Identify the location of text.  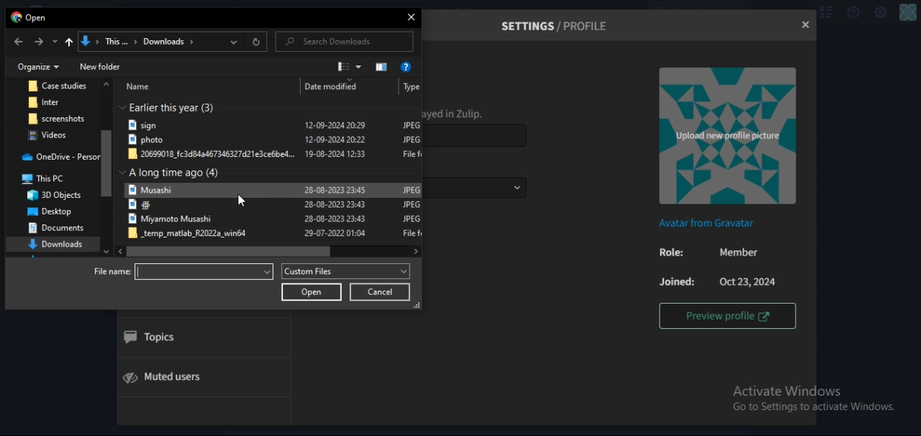
(30, 19).